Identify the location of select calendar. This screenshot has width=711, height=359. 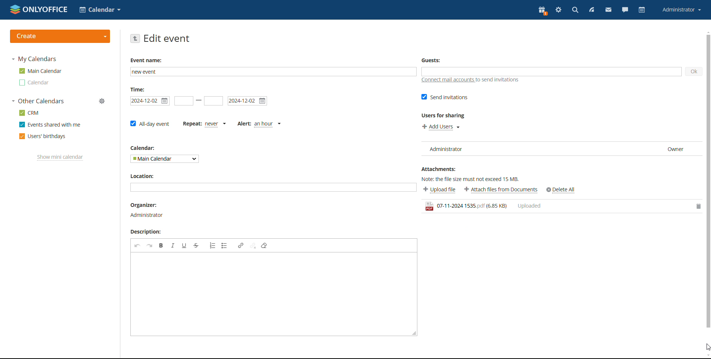
(165, 159).